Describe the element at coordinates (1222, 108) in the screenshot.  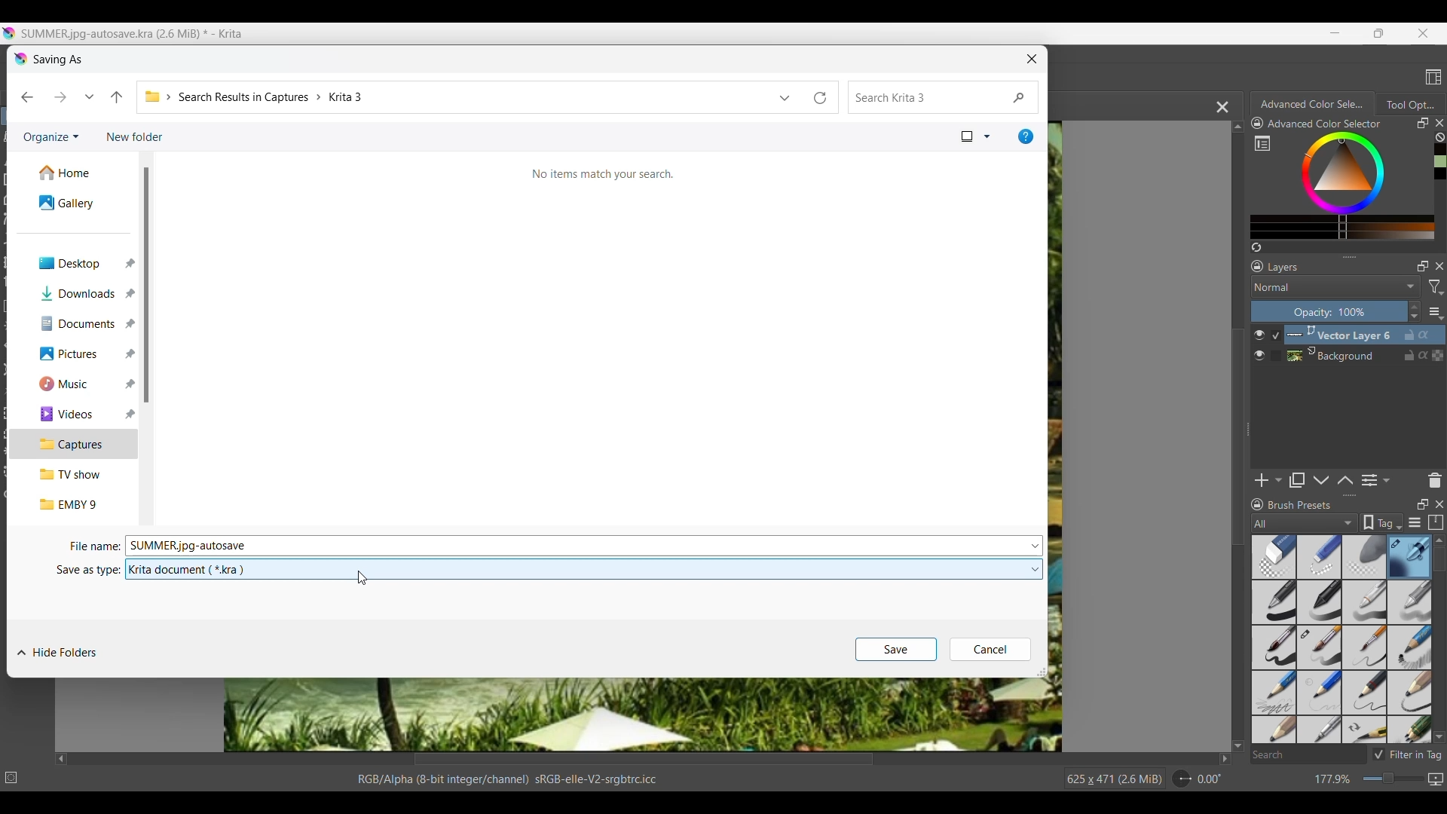
I see `Close current image space` at that location.